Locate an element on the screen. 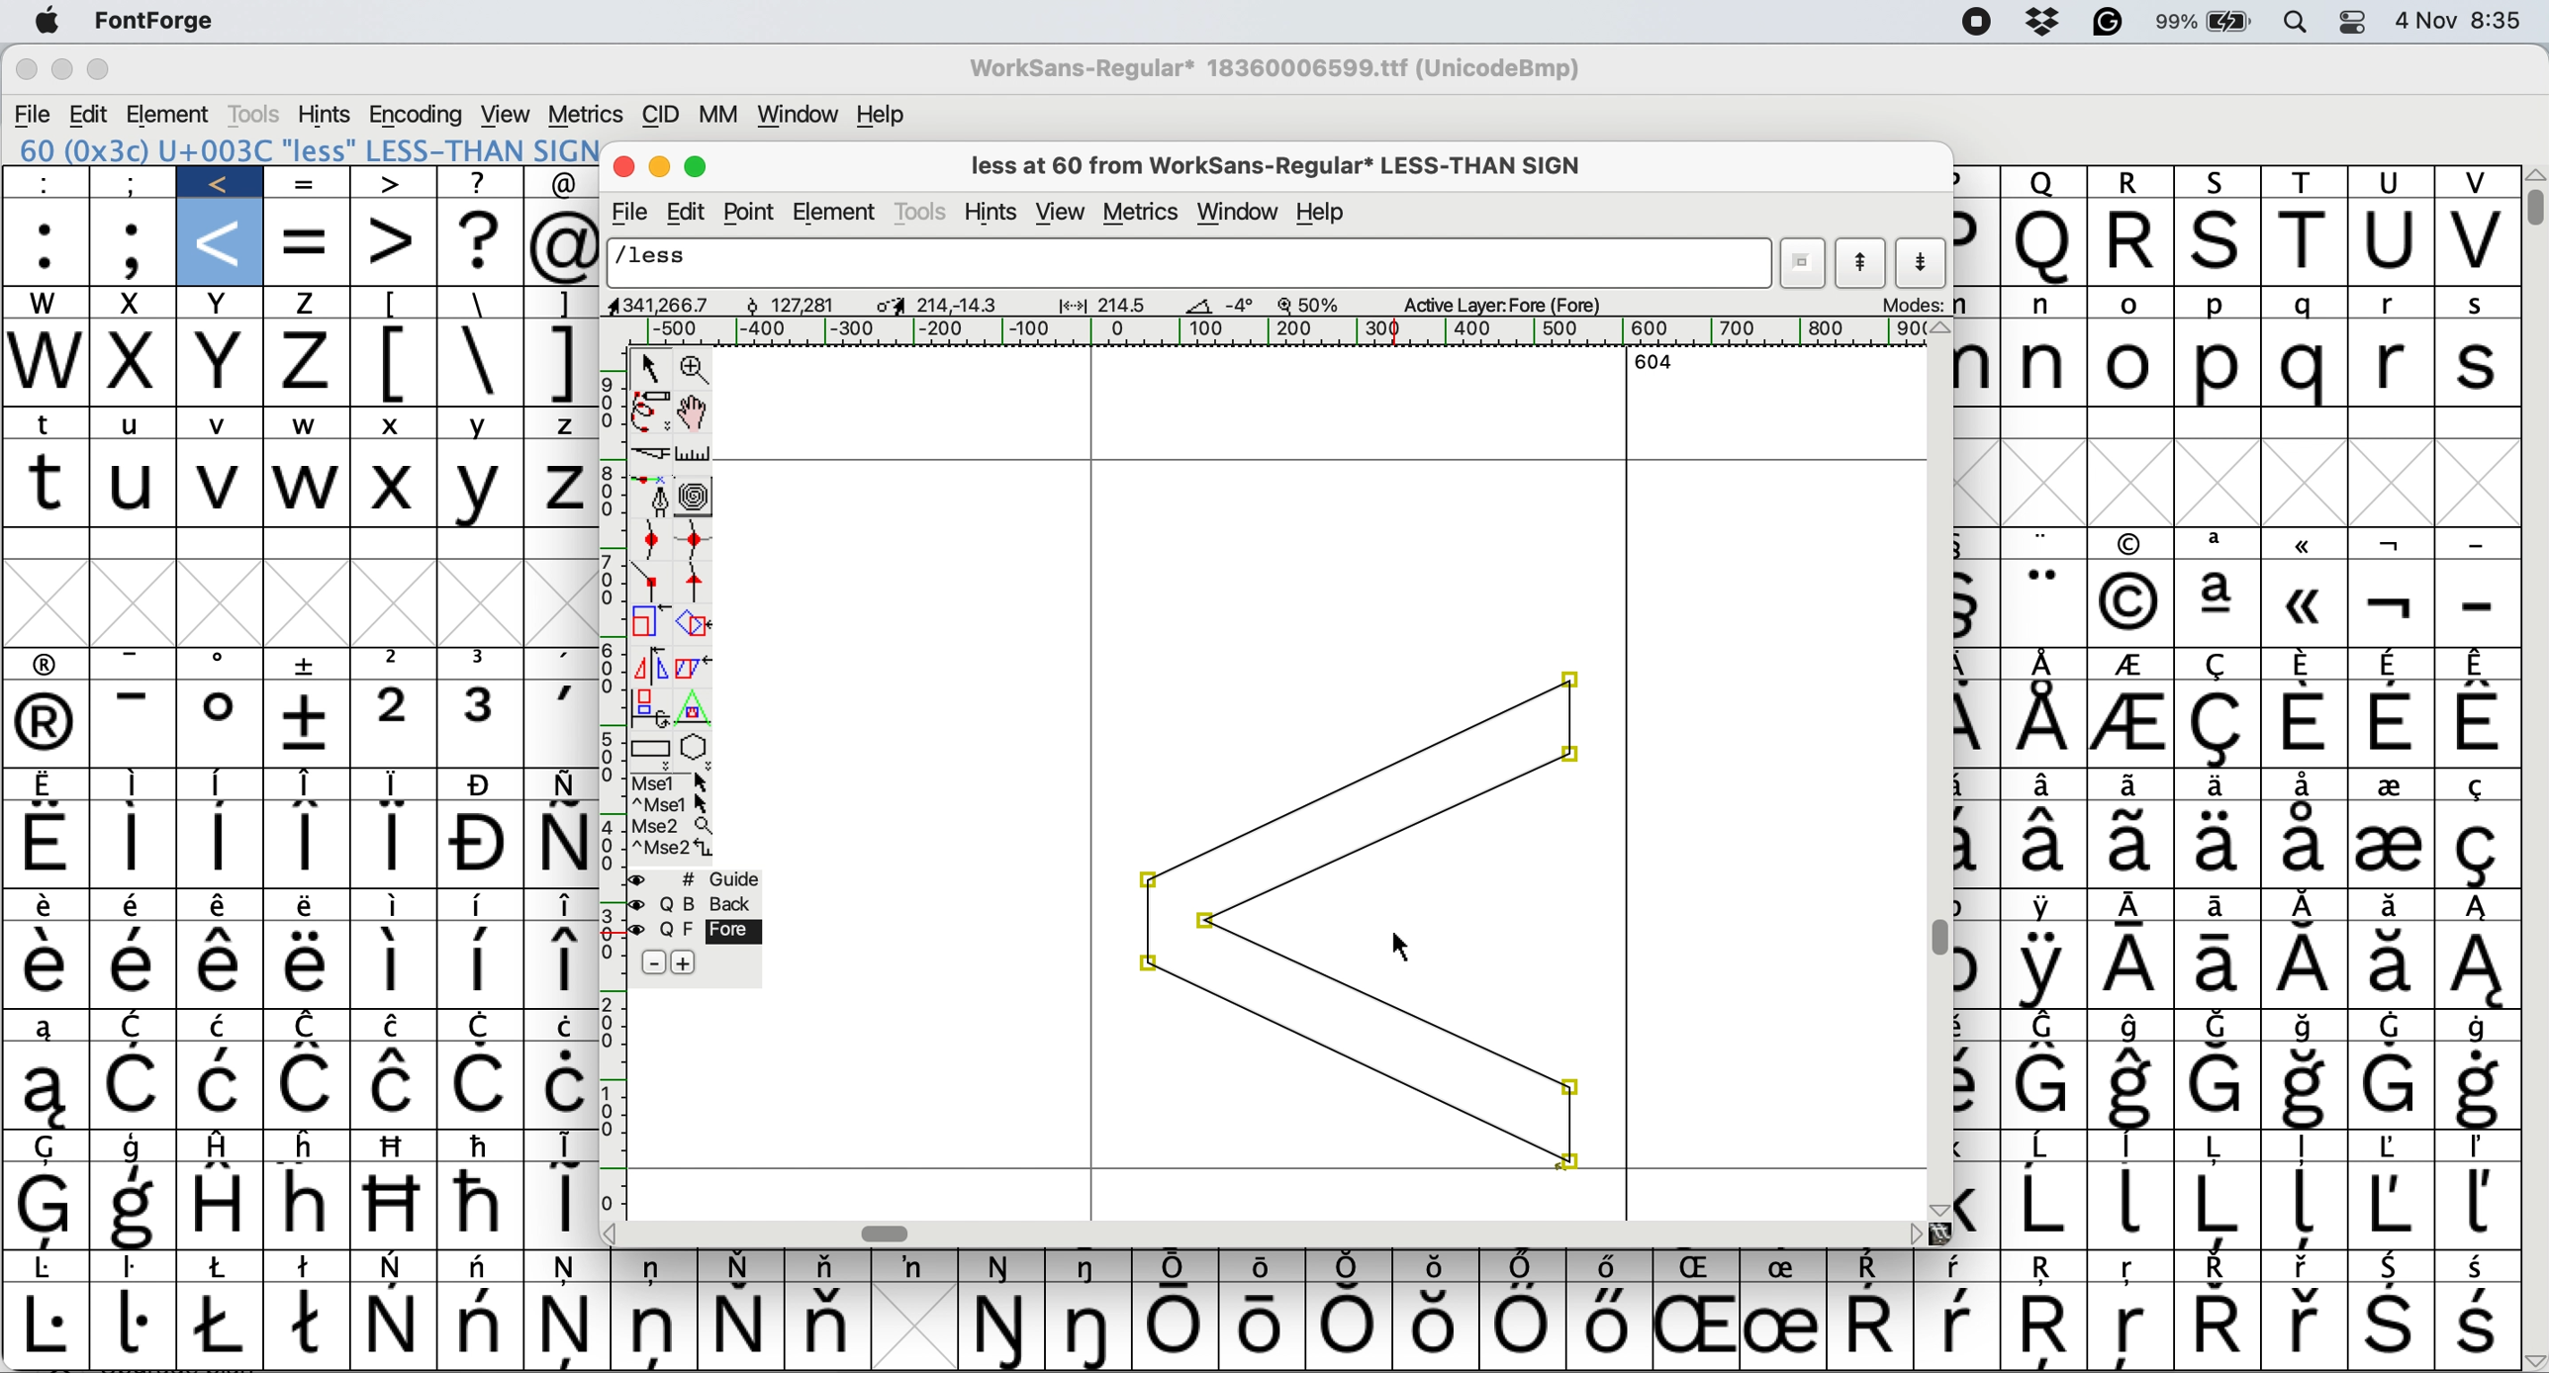  Symbol is located at coordinates (556, 963).